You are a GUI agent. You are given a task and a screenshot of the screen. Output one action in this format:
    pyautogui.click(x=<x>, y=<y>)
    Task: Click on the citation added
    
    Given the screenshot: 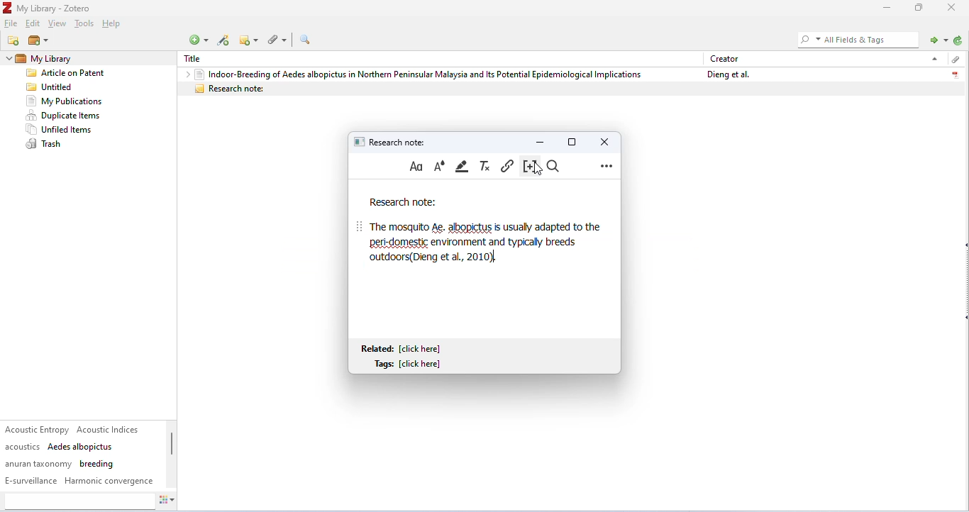 What is the action you would take?
    pyautogui.click(x=435, y=260)
    